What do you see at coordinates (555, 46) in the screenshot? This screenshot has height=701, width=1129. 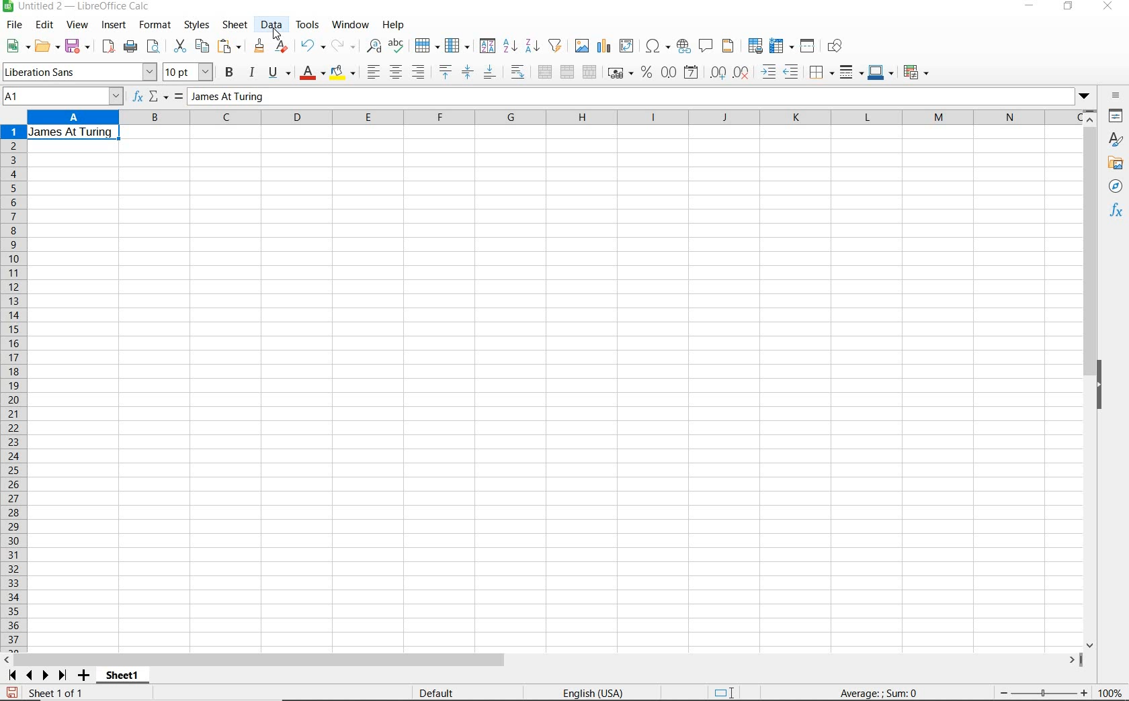 I see `autofilter` at bounding box center [555, 46].